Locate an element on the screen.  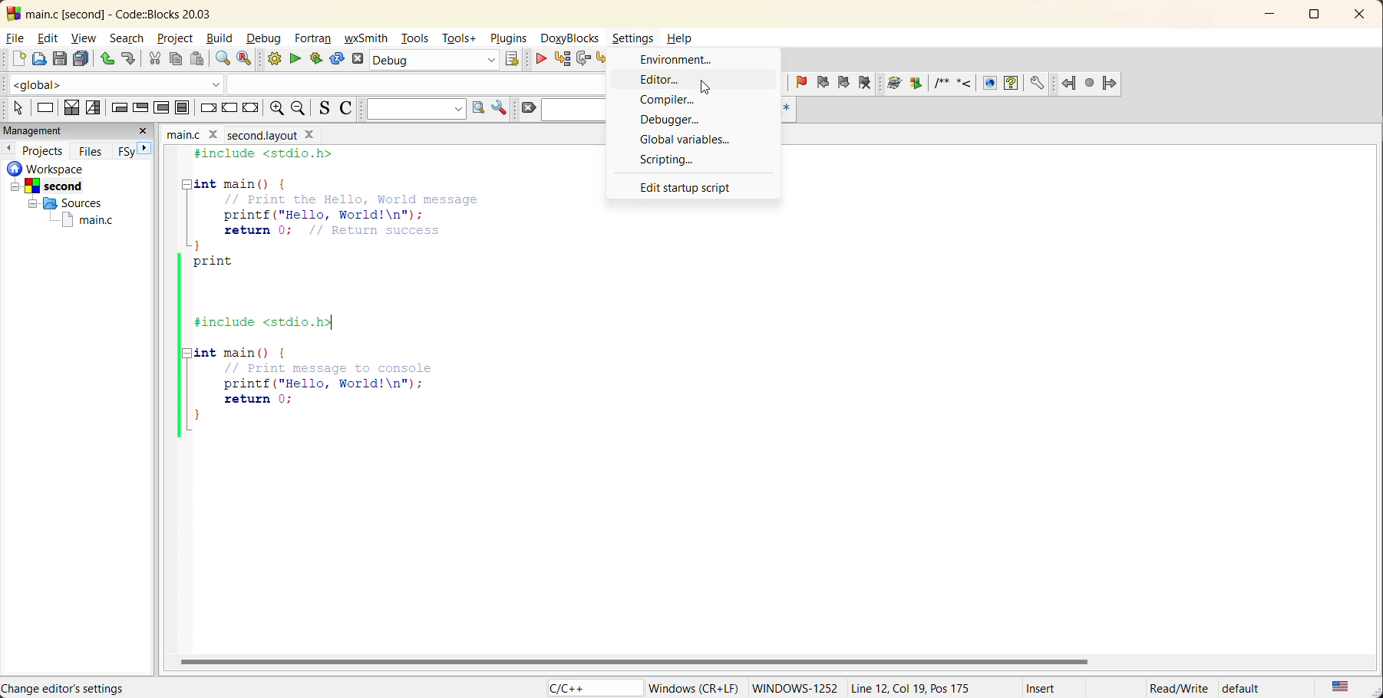
toggle comments is located at coordinates (345, 110).